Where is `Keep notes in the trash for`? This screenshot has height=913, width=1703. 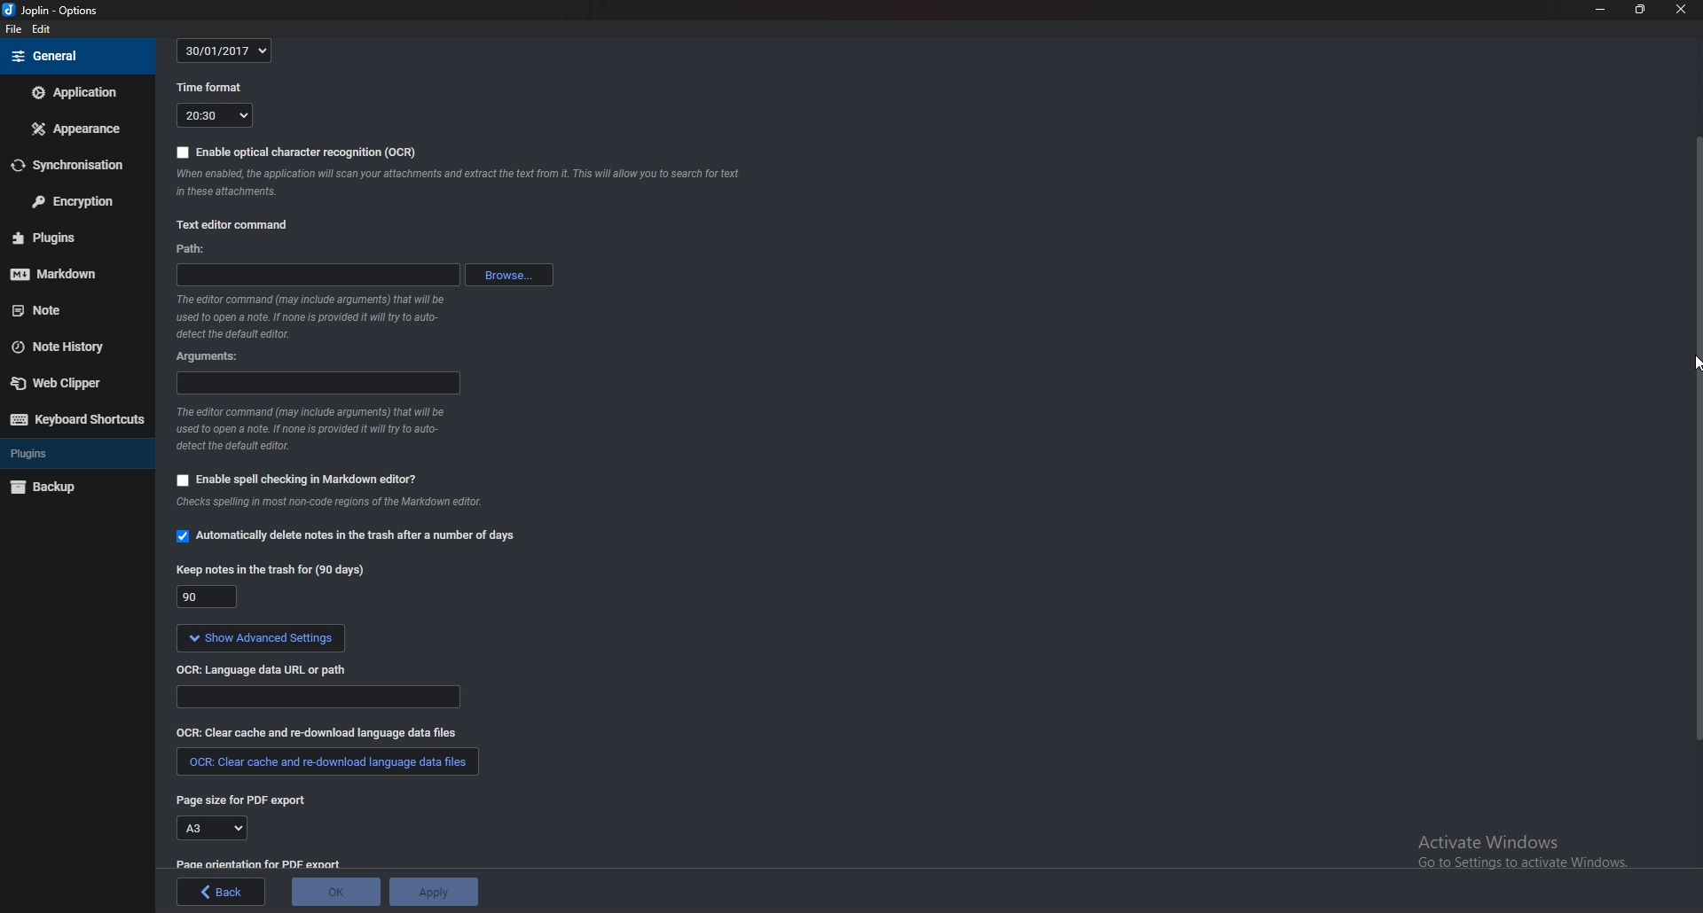 Keep notes in the trash for is located at coordinates (269, 566).